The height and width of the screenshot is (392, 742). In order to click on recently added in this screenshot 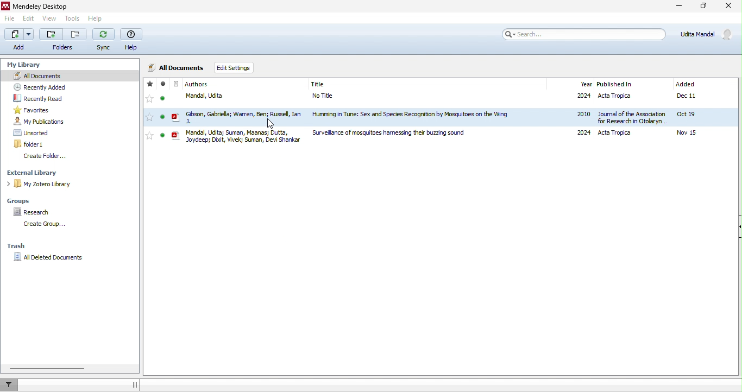, I will do `click(46, 87)`.